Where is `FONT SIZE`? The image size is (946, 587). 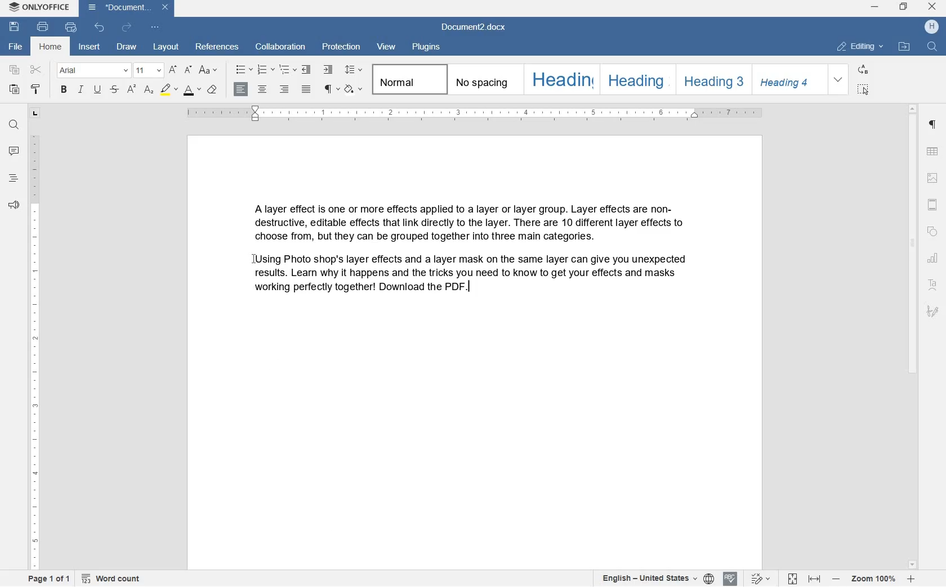
FONT SIZE is located at coordinates (148, 70).